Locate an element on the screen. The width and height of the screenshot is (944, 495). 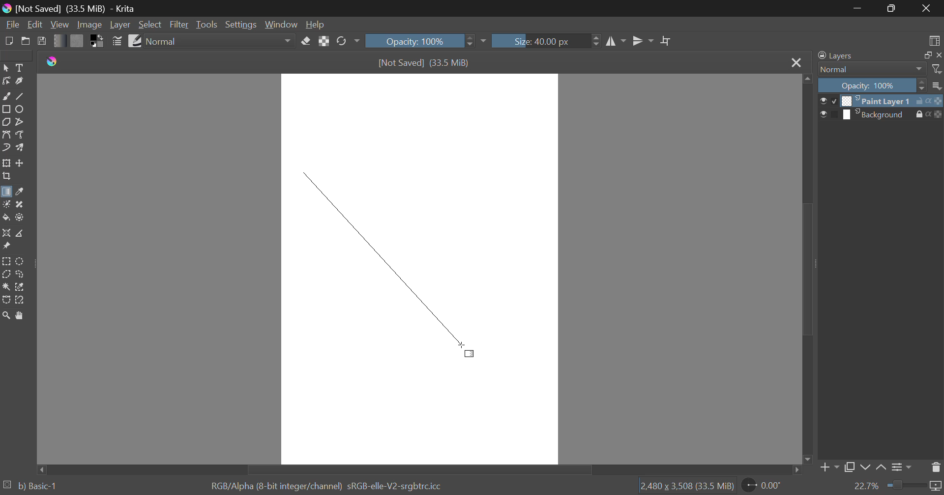
Save is located at coordinates (42, 40).